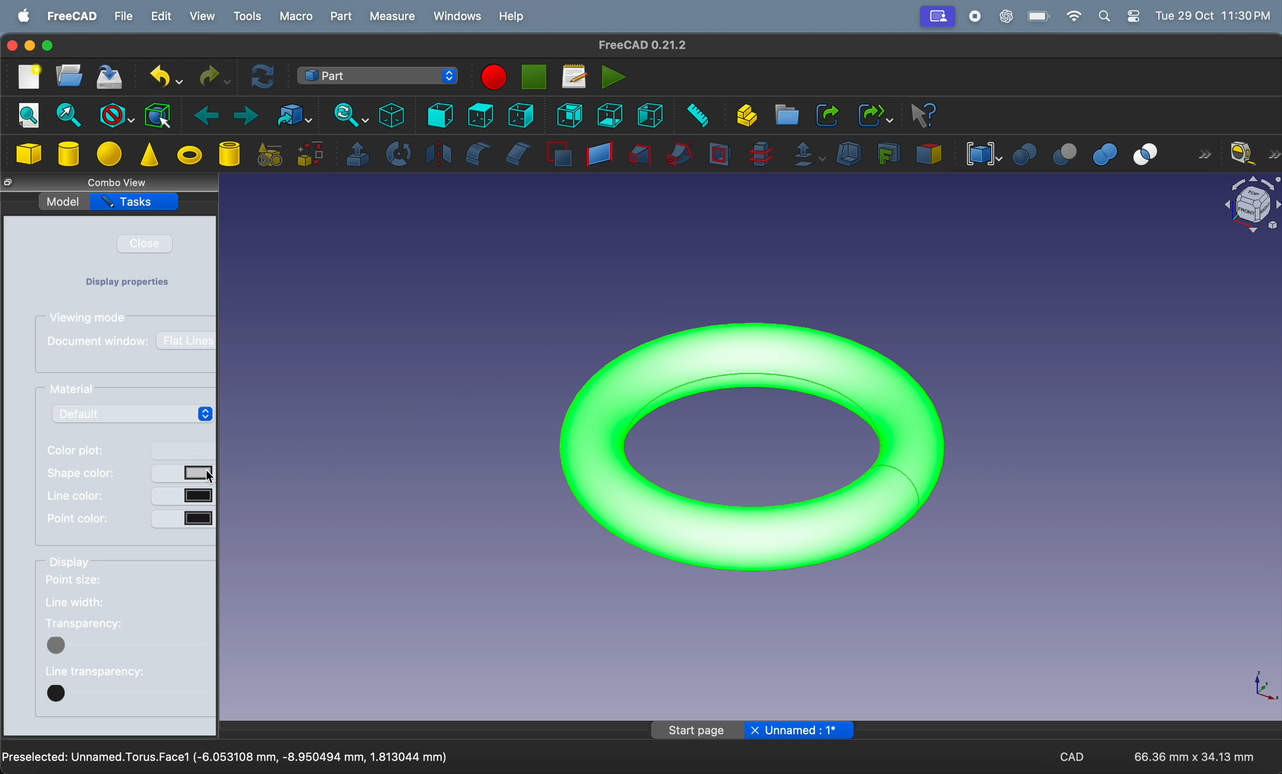  Describe the element at coordinates (378, 76) in the screenshot. I see `switch between work benches` at that location.